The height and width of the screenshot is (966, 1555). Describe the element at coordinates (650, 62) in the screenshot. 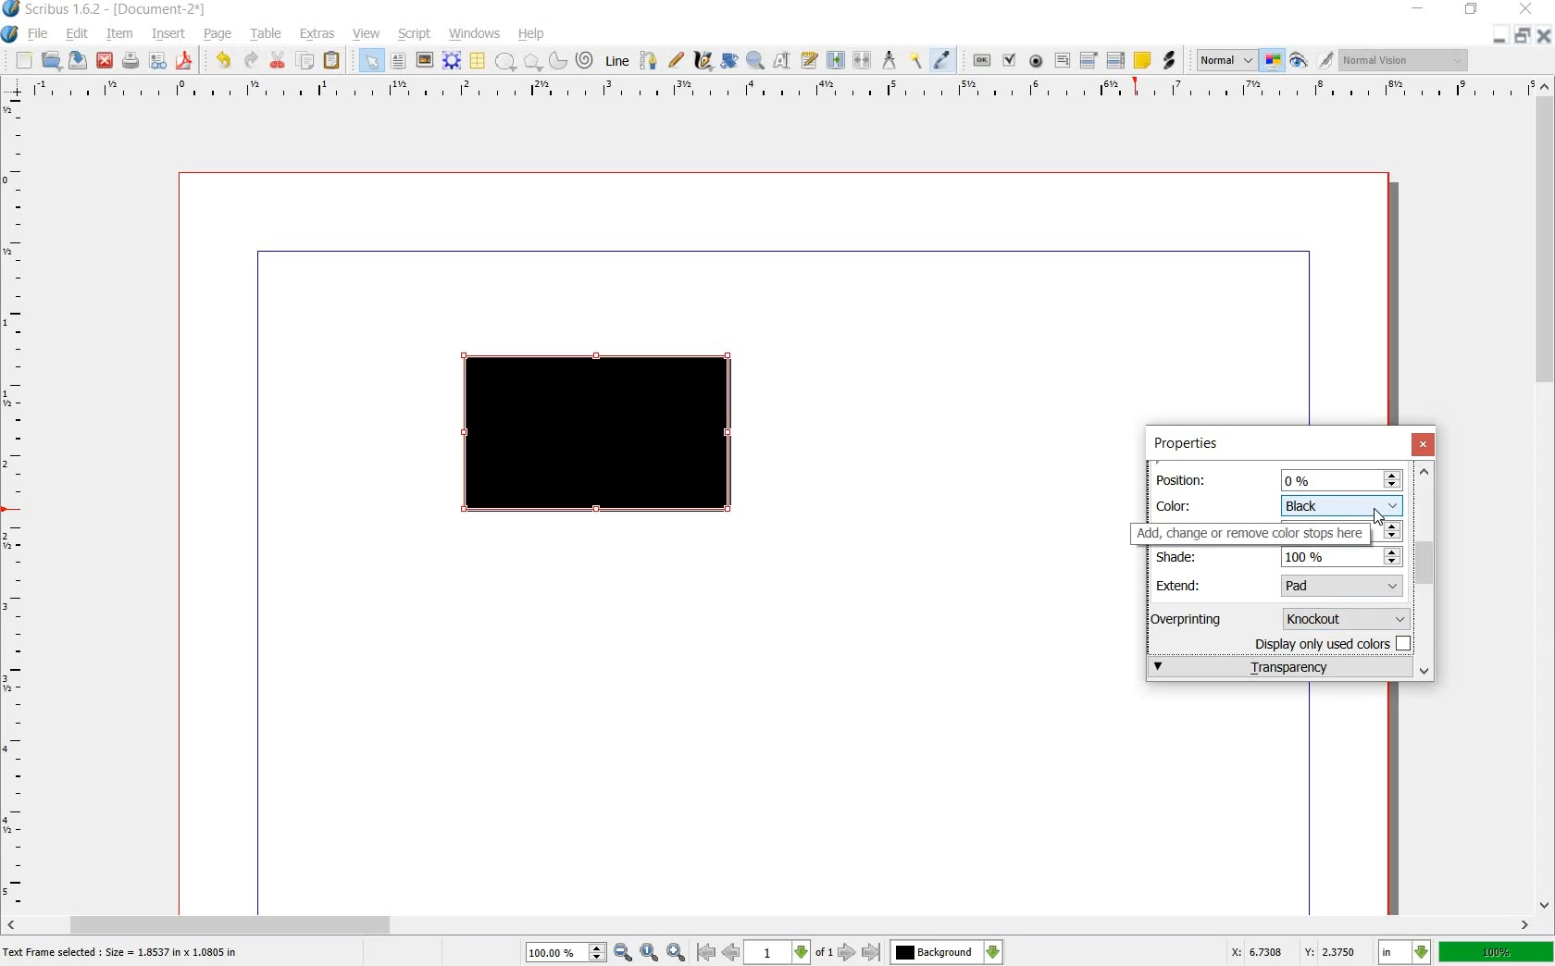

I see `bezier curve` at that location.